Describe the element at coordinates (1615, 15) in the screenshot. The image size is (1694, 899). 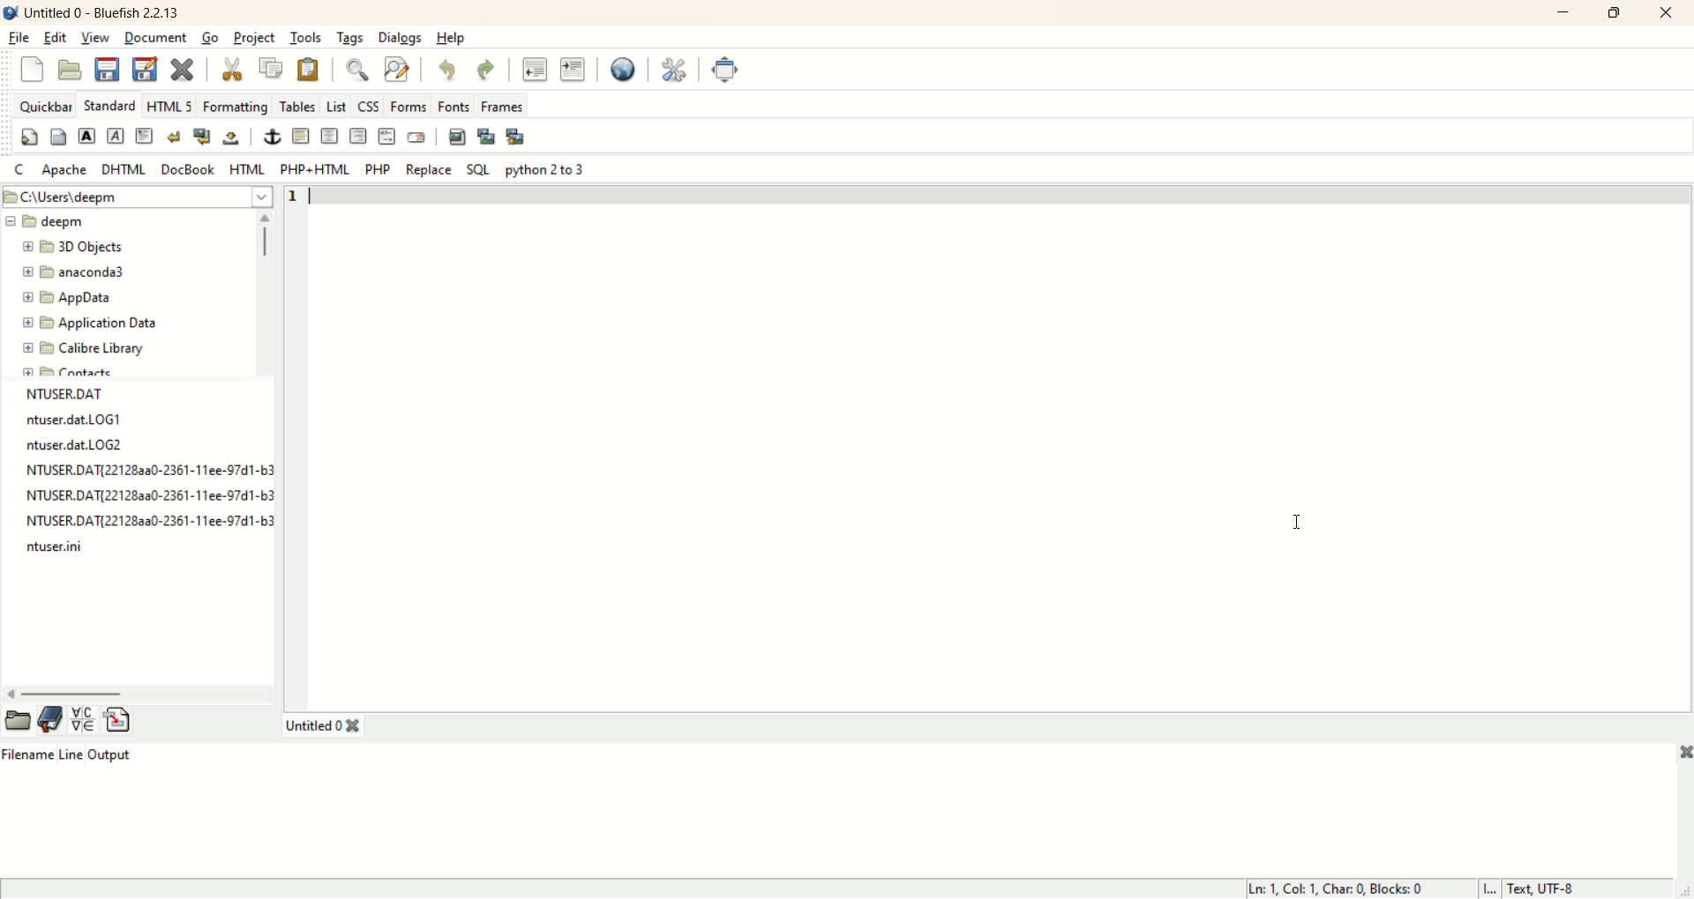
I see `maximize` at that location.